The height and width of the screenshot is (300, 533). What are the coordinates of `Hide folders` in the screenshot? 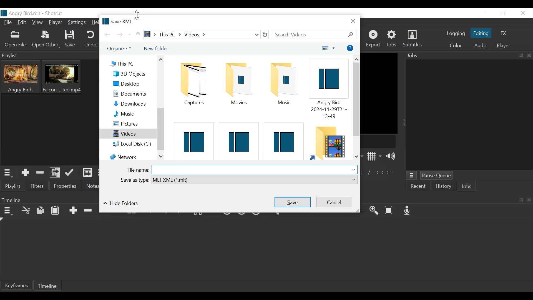 It's located at (120, 203).